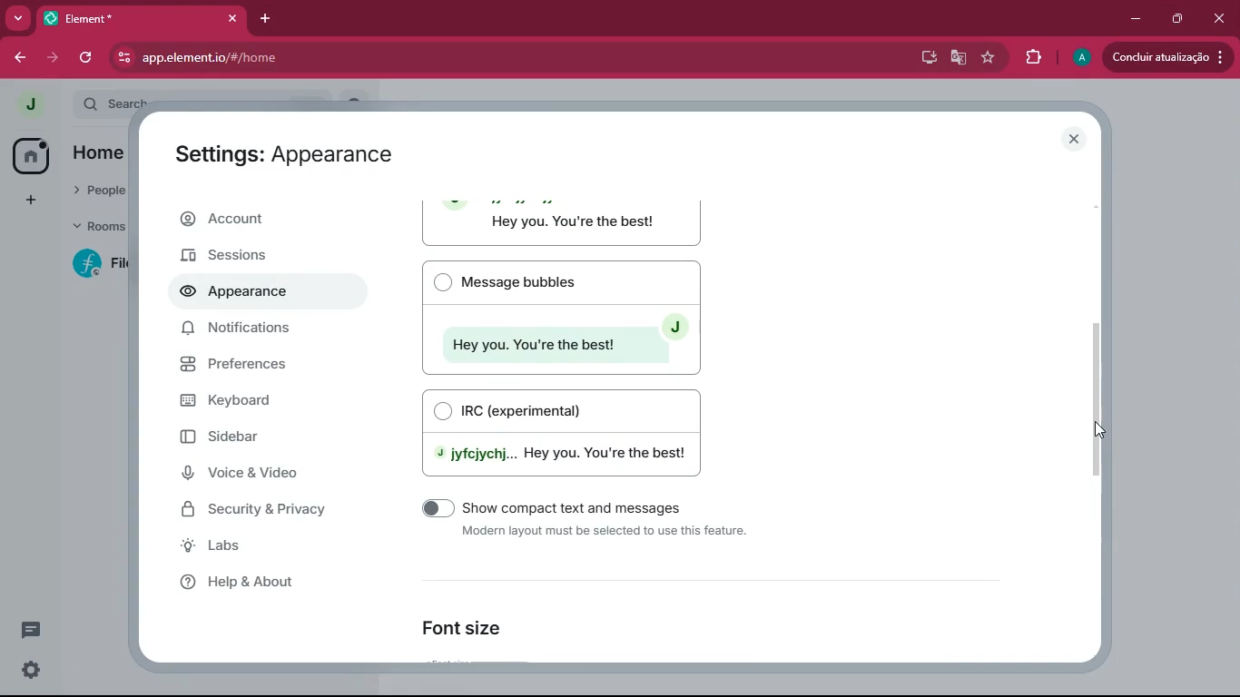 Image resolution: width=1240 pixels, height=697 pixels. What do you see at coordinates (241, 257) in the screenshot?
I see `sessions` at bounding box center [241, 257].